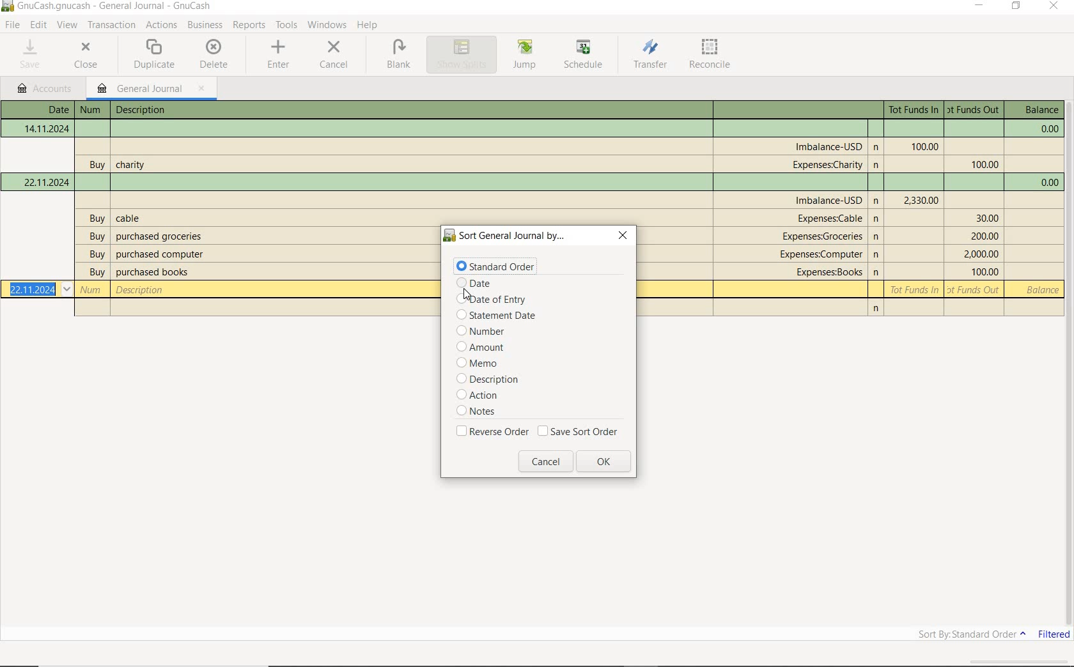 This screenshot has width=1074, height=667. What do you see at coordinates (507, 236) in the screenshot?
I see `sort general journal by` at bounding box center [507, 236].